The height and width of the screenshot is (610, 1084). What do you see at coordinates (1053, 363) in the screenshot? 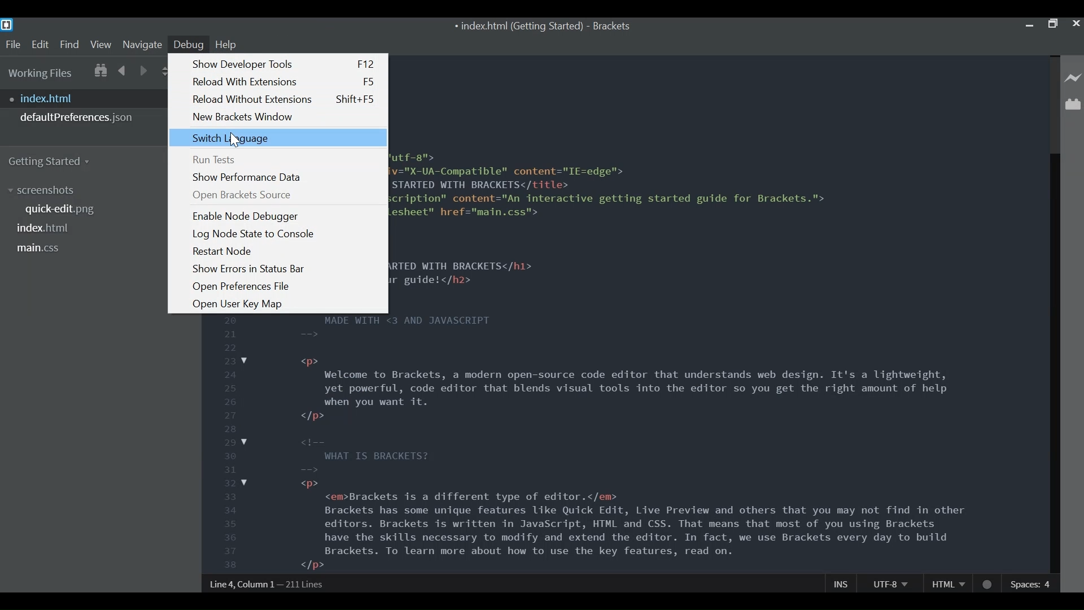
I see `Vertical Scroll bar` at bounding box center [1053, 363].